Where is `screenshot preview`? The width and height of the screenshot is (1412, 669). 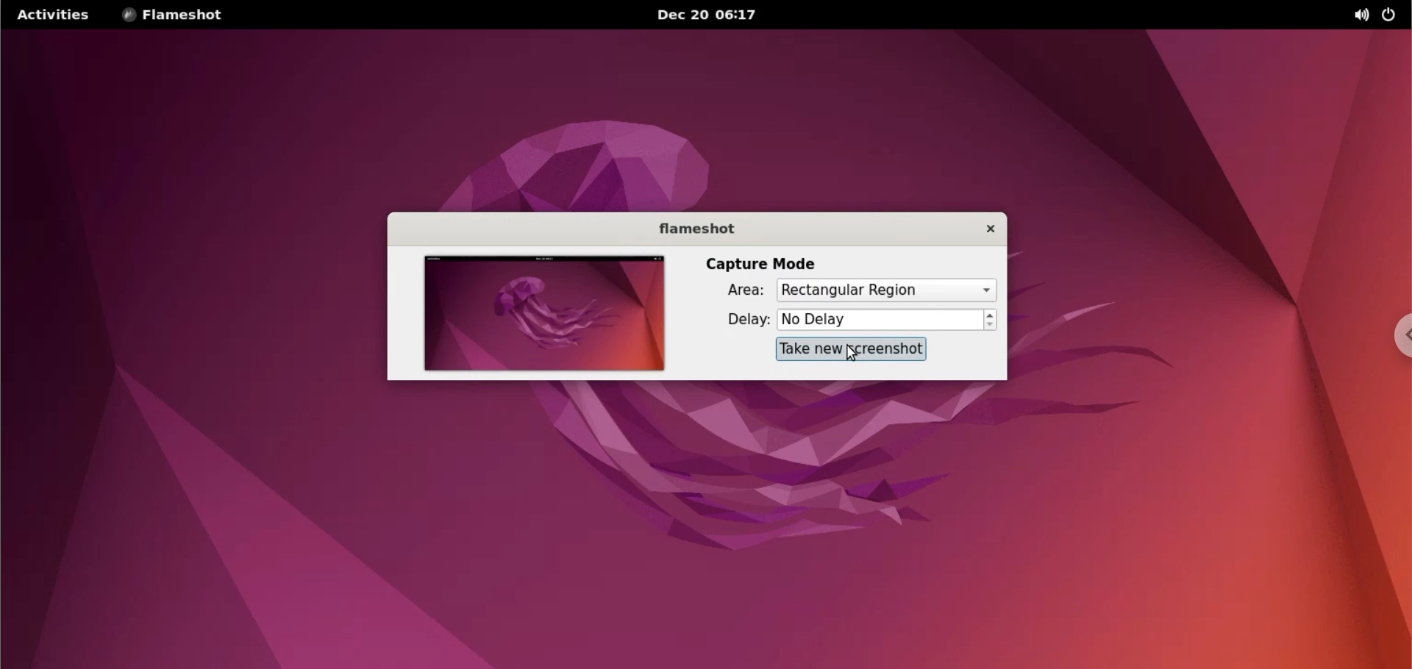 screenshot preview is located at coordinates (544, 313).